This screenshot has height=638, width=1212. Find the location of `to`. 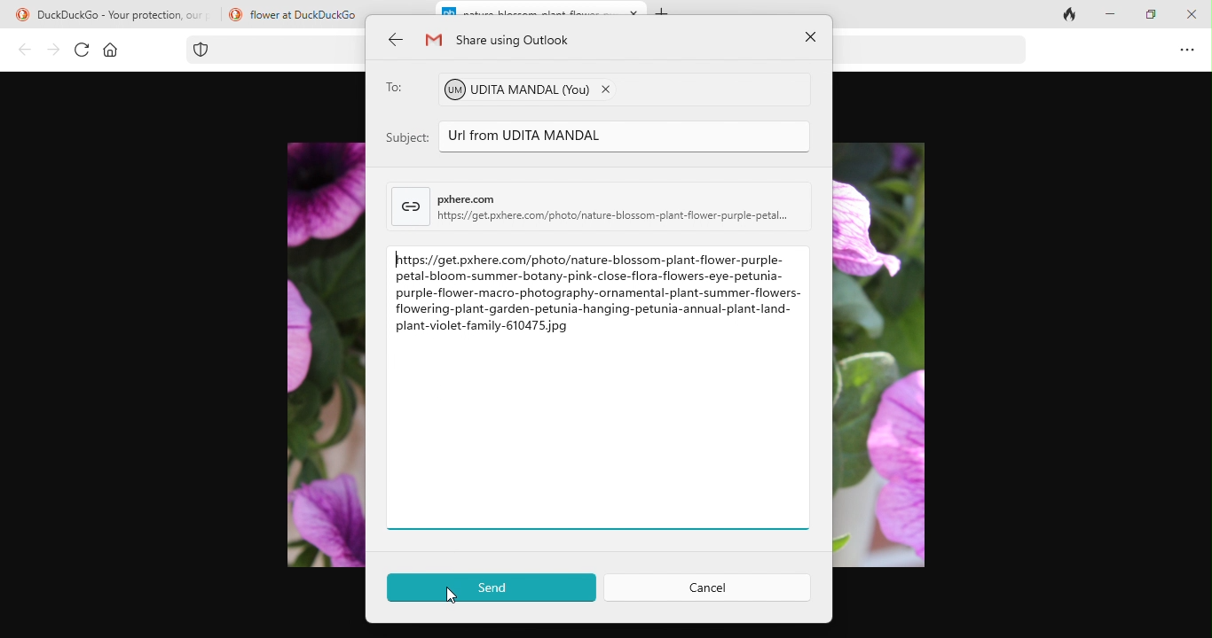

to is located at coordinates (403, 91).